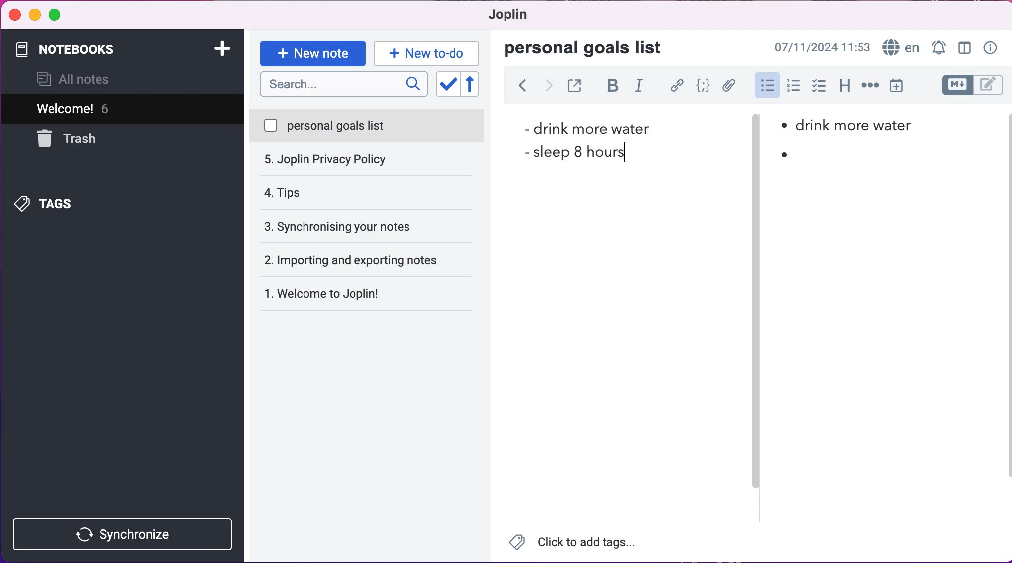 Image resolution: width=1012 pixels, height=563 pixels. Describe the element at coordinates (579, 543) in the screenshot. I see `Click to add tags...` at that location.